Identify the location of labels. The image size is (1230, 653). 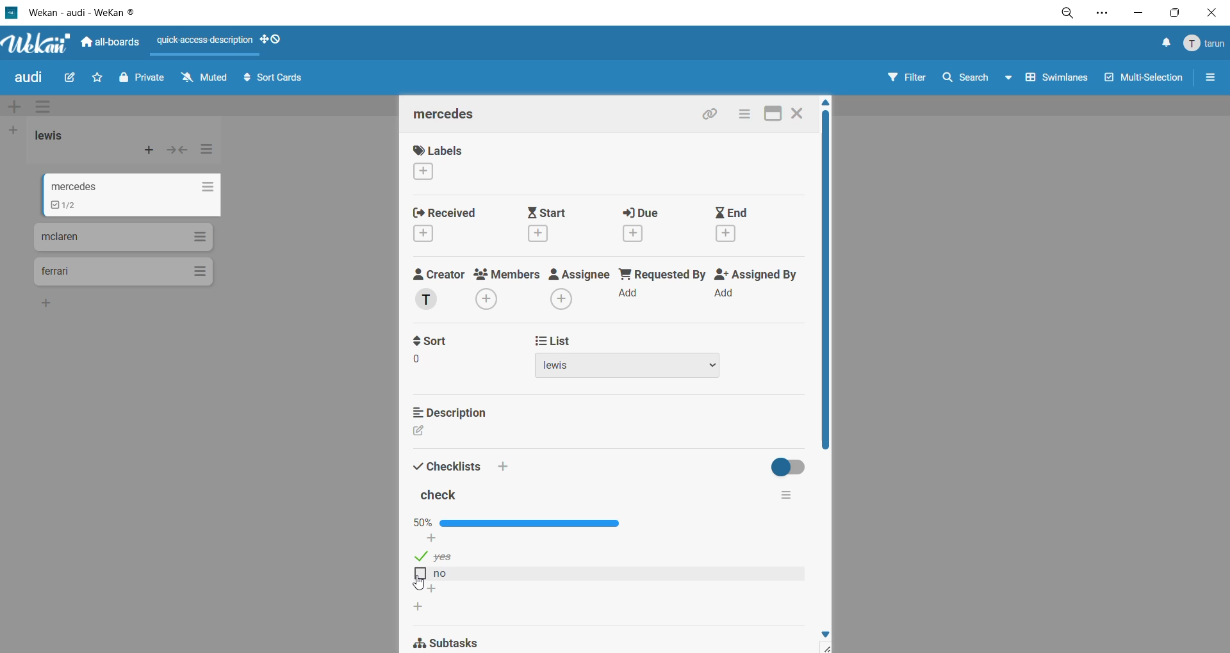
(448, 160).